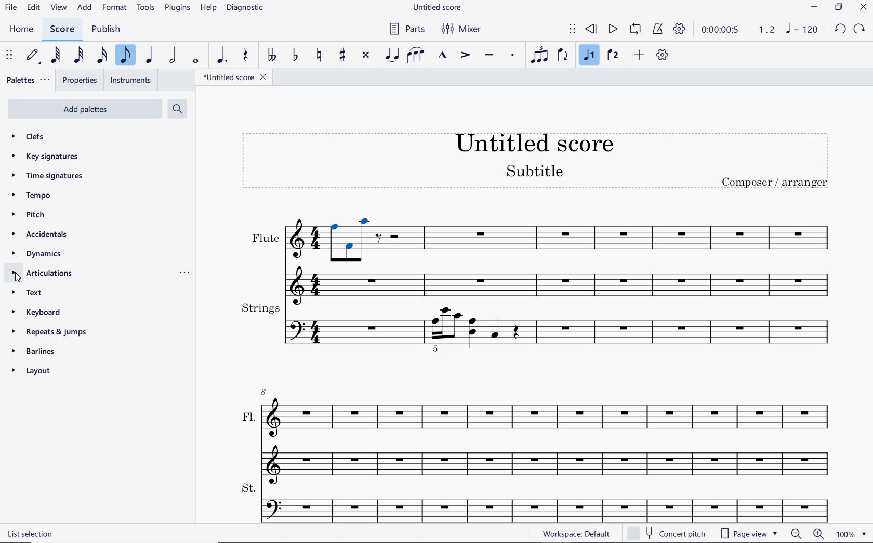 The image size is (873, 543). I want to click on FORMAT, so click(116, 9).